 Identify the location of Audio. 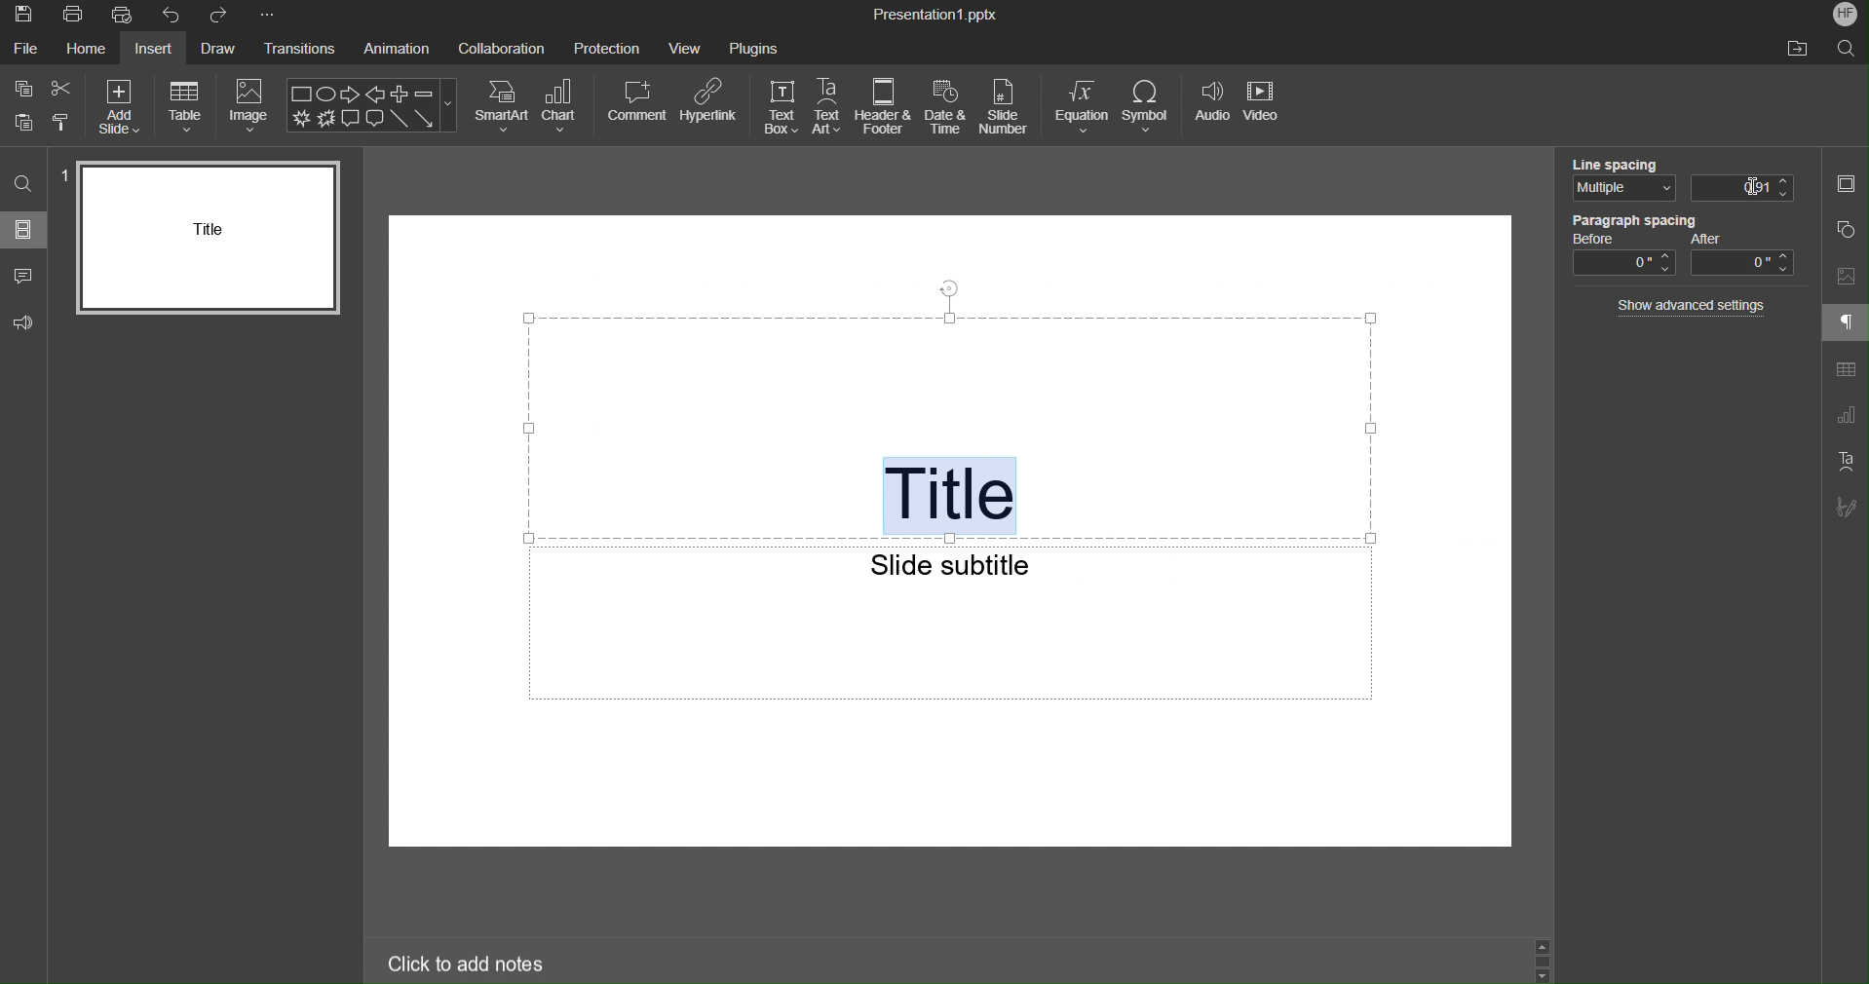
(1212, 109).